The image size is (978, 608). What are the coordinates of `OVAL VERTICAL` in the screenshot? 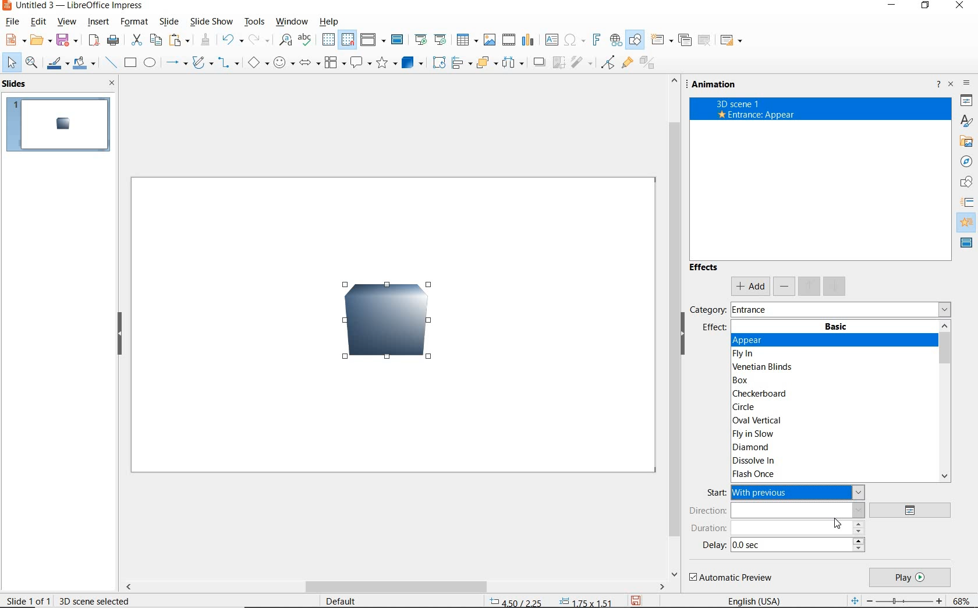 It's located at (756, 420).